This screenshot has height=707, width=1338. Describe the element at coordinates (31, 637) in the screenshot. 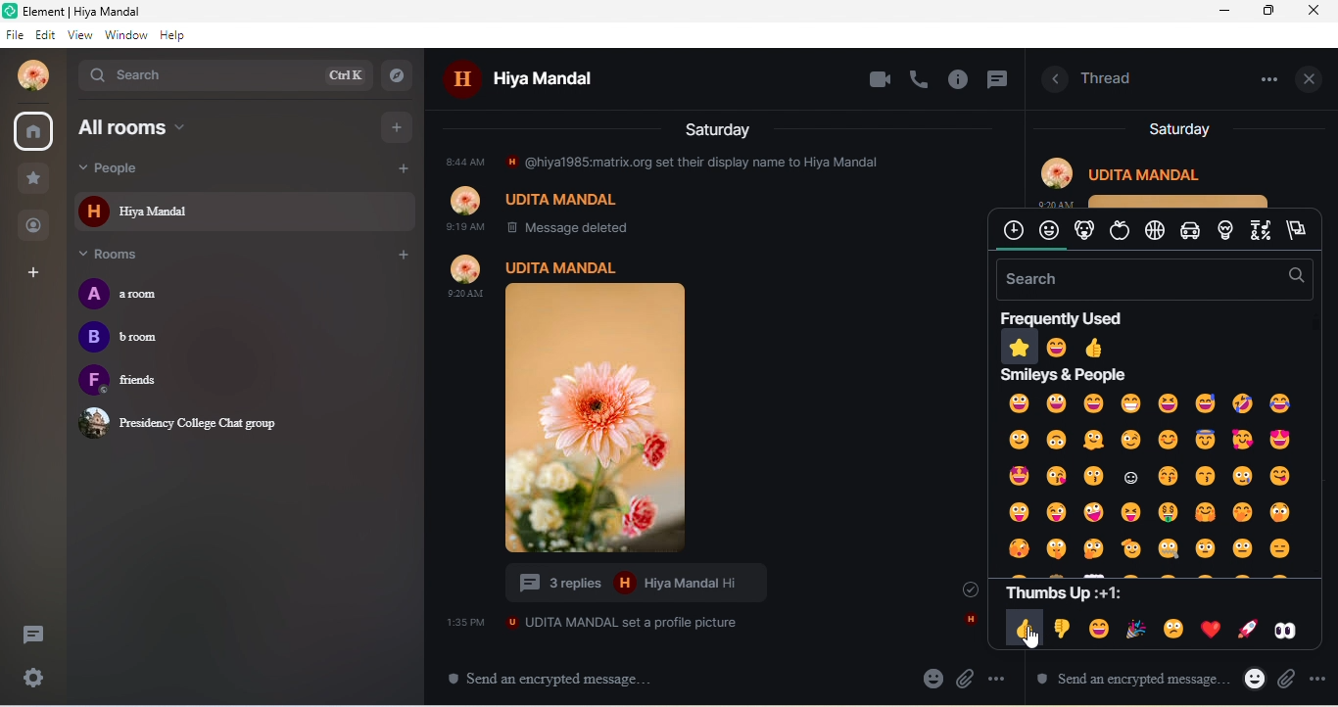

I see `threads` at that location.